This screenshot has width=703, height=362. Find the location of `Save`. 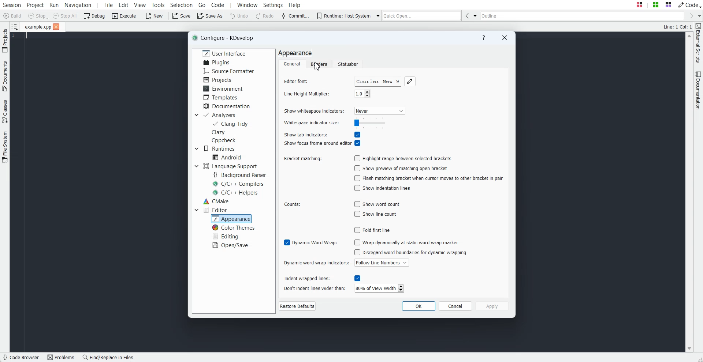

Save is located at coordinates (181, 15).